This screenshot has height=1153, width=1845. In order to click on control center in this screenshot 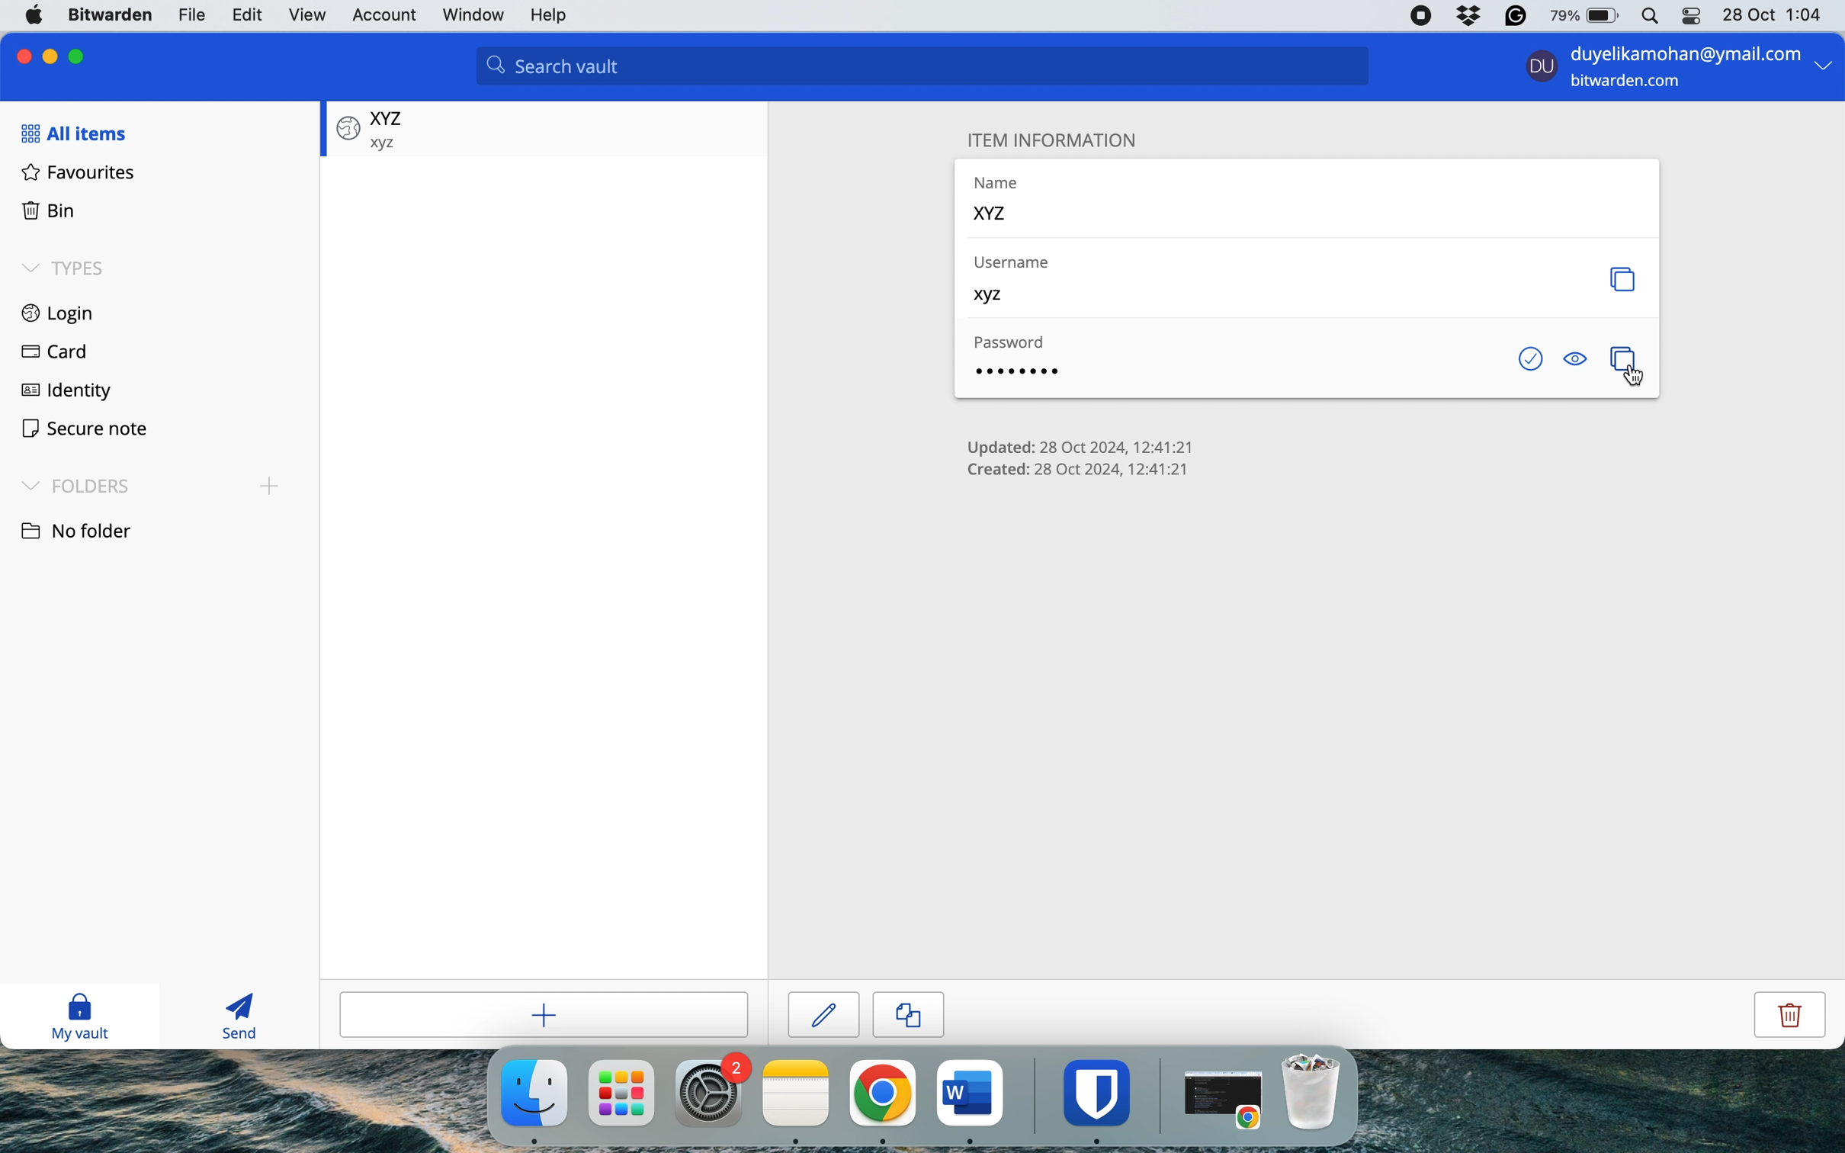, I will do `click(1689, 19)`.